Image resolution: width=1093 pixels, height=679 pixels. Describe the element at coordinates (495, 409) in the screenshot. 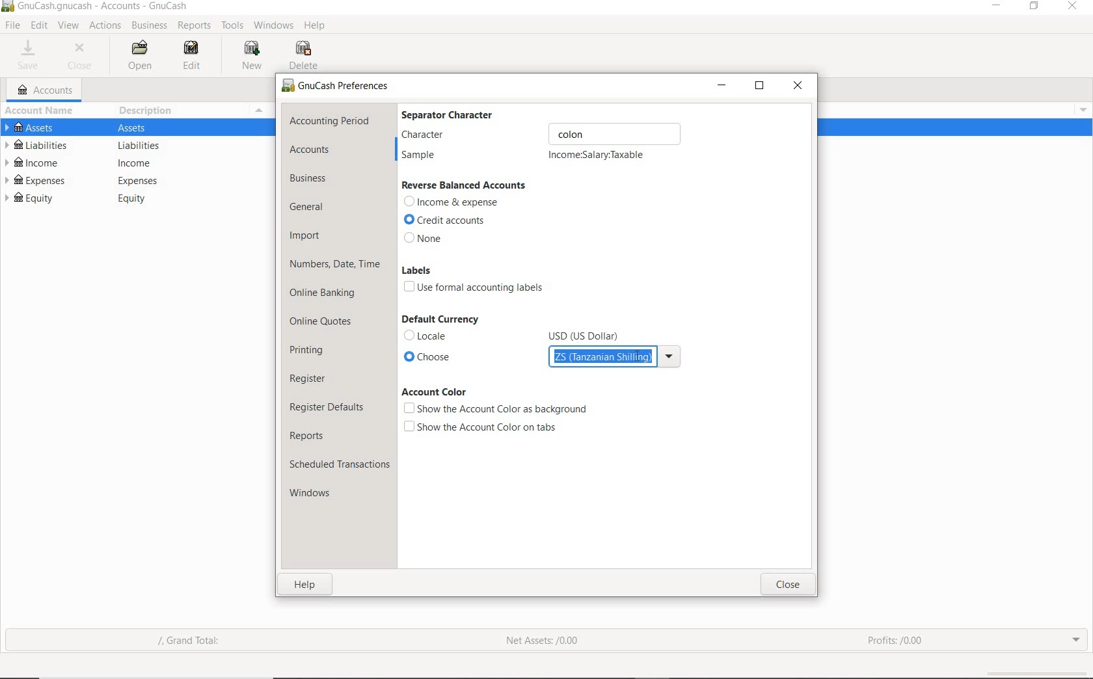

I see `show the account color as background` at that location.